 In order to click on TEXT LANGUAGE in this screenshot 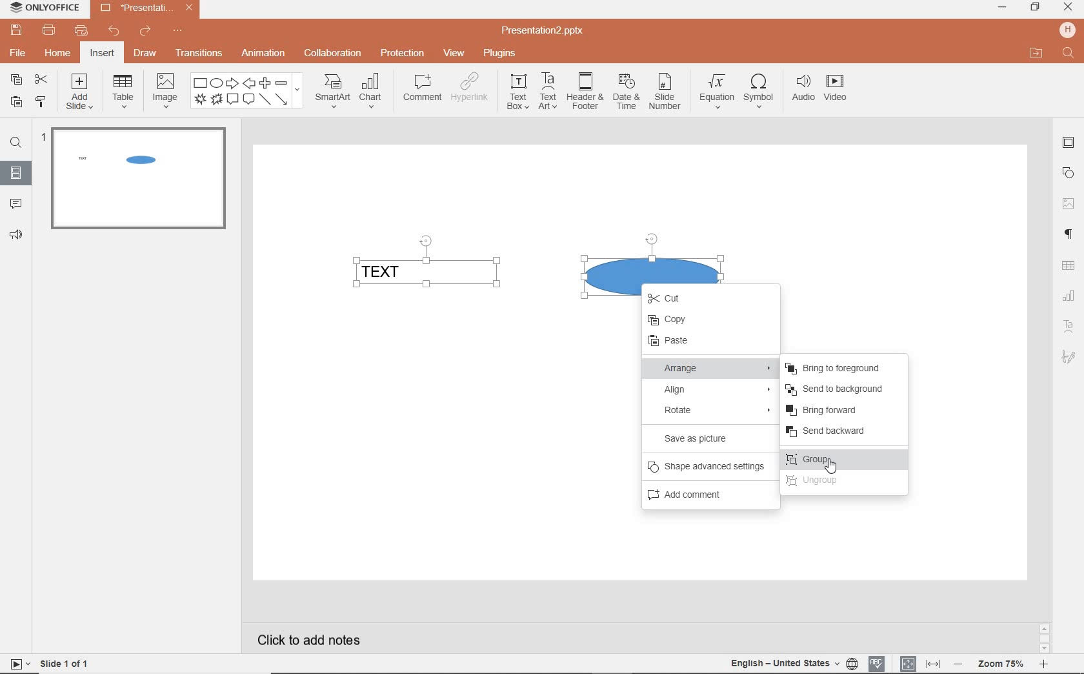, I will do `click(792, 664)`.